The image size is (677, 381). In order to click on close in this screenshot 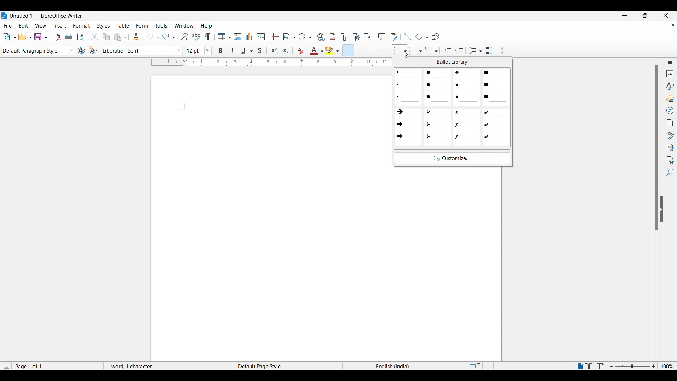, I will do `click(661, 15)`.